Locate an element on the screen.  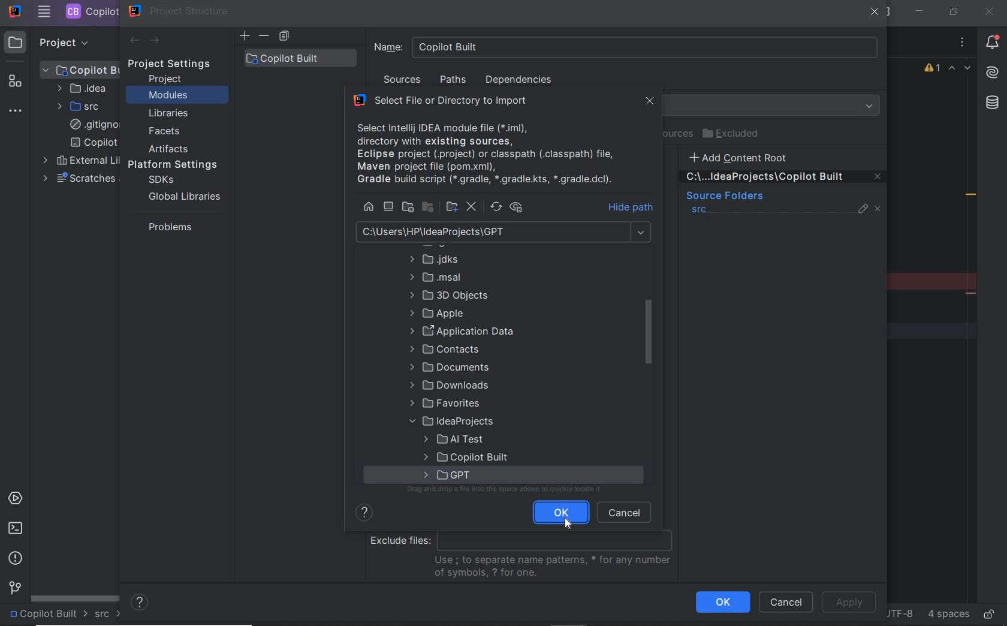
global libraries is located at coordinates (182, 196).